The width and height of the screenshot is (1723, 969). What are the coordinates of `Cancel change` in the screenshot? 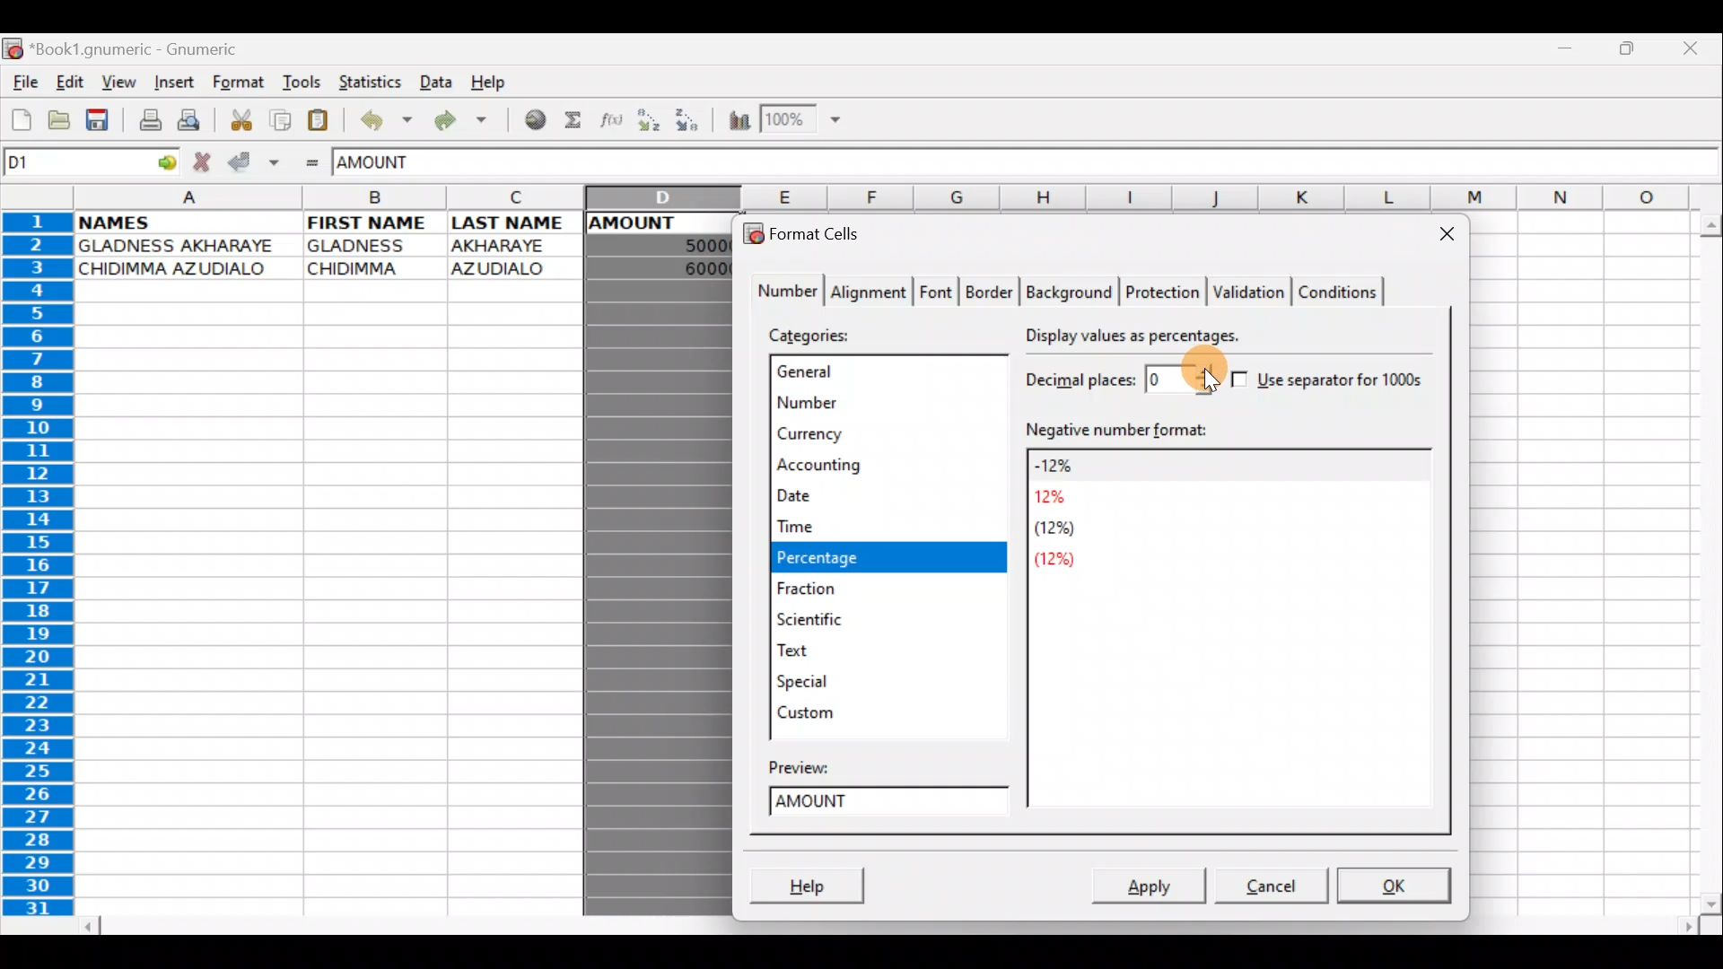 It's located at (205, 161).